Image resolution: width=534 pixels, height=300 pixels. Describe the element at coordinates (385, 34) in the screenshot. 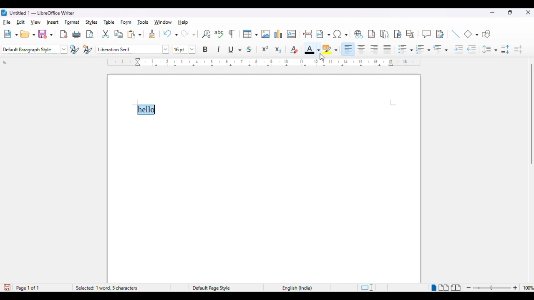

I see `insert endnote` at that location.